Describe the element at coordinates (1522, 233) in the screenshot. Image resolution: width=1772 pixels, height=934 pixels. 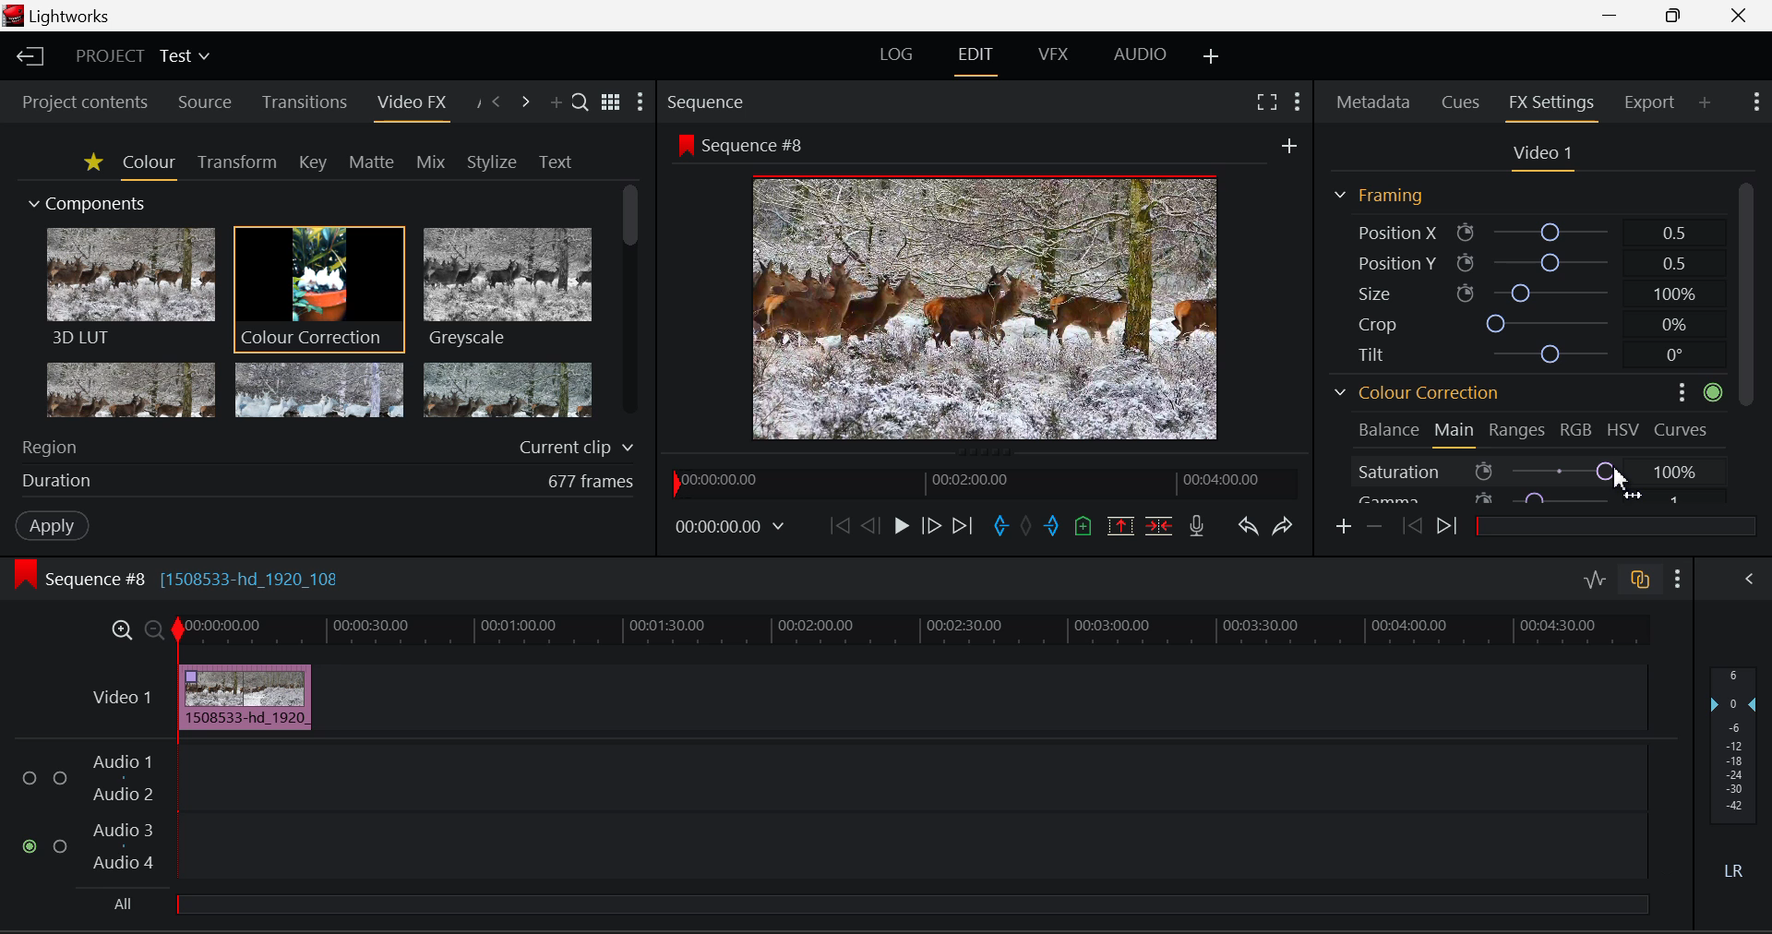
I see `Position X` at that location.